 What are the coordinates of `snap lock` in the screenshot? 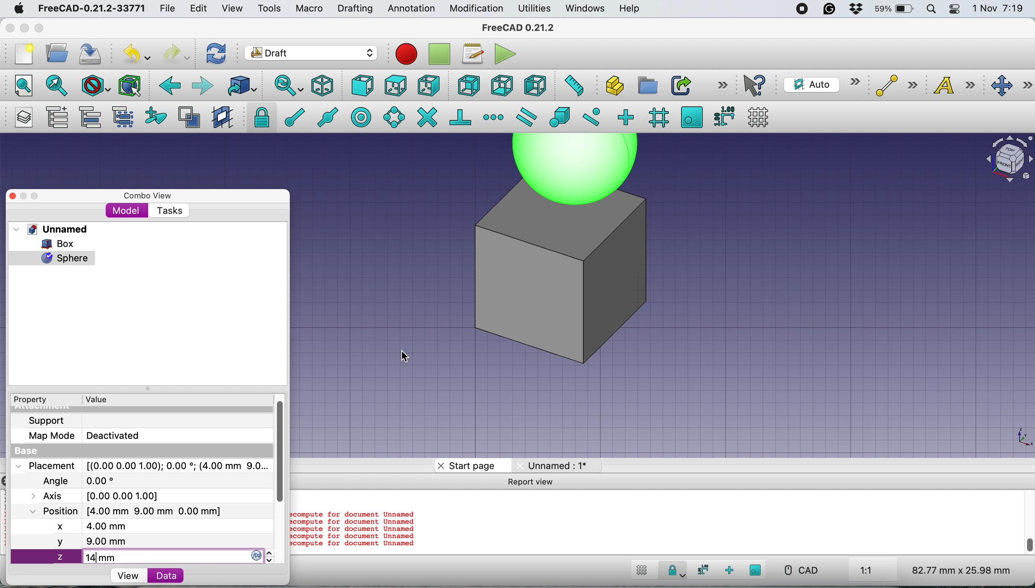 It's located at (672, 572).